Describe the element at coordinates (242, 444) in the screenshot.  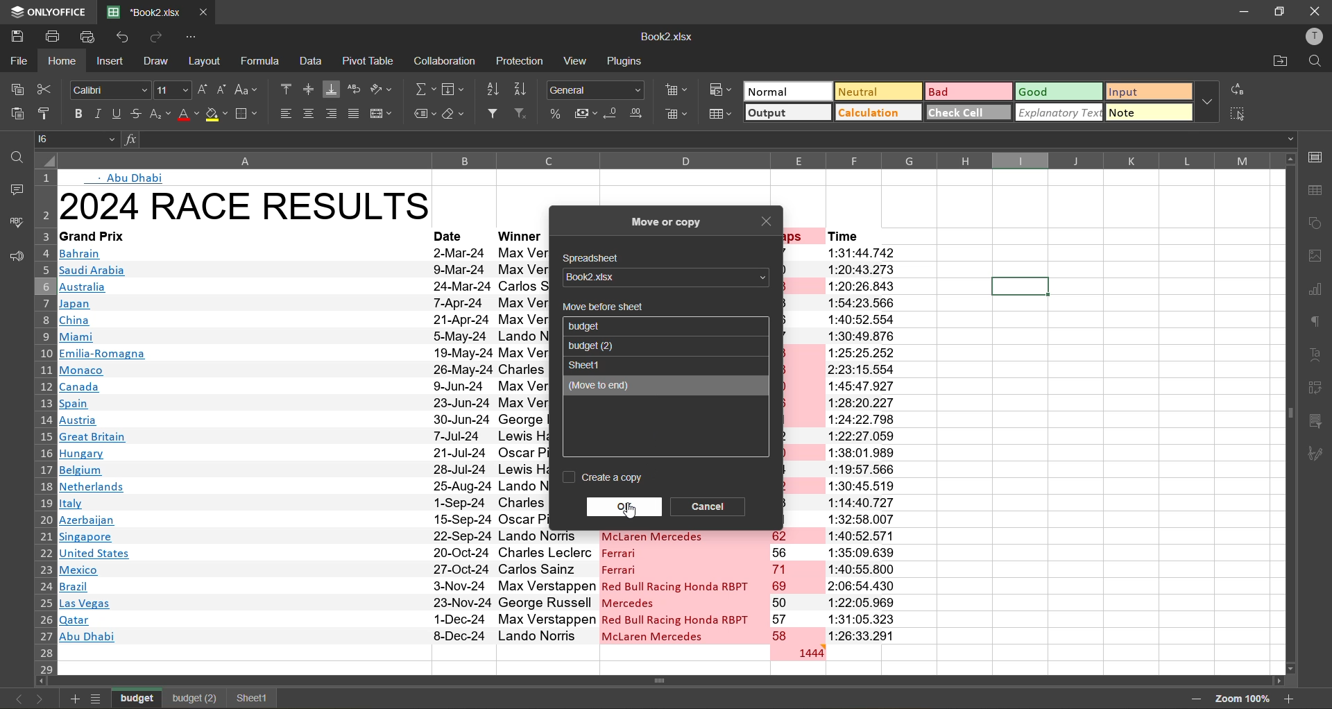
I see `gran prix` at that location.